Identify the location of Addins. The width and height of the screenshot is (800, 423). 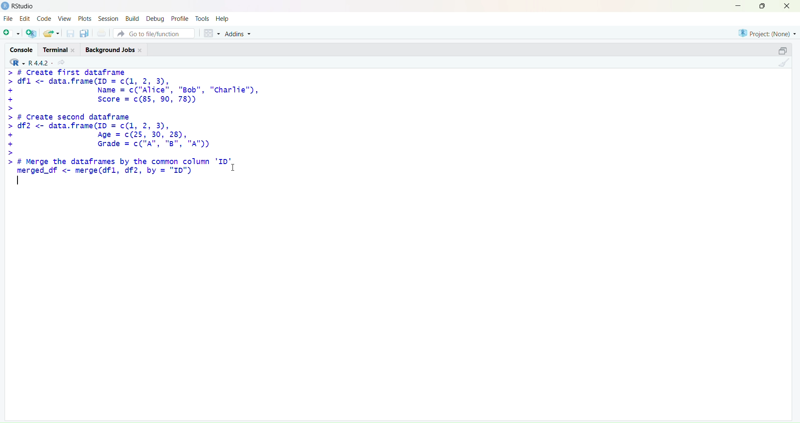
(238, 33).